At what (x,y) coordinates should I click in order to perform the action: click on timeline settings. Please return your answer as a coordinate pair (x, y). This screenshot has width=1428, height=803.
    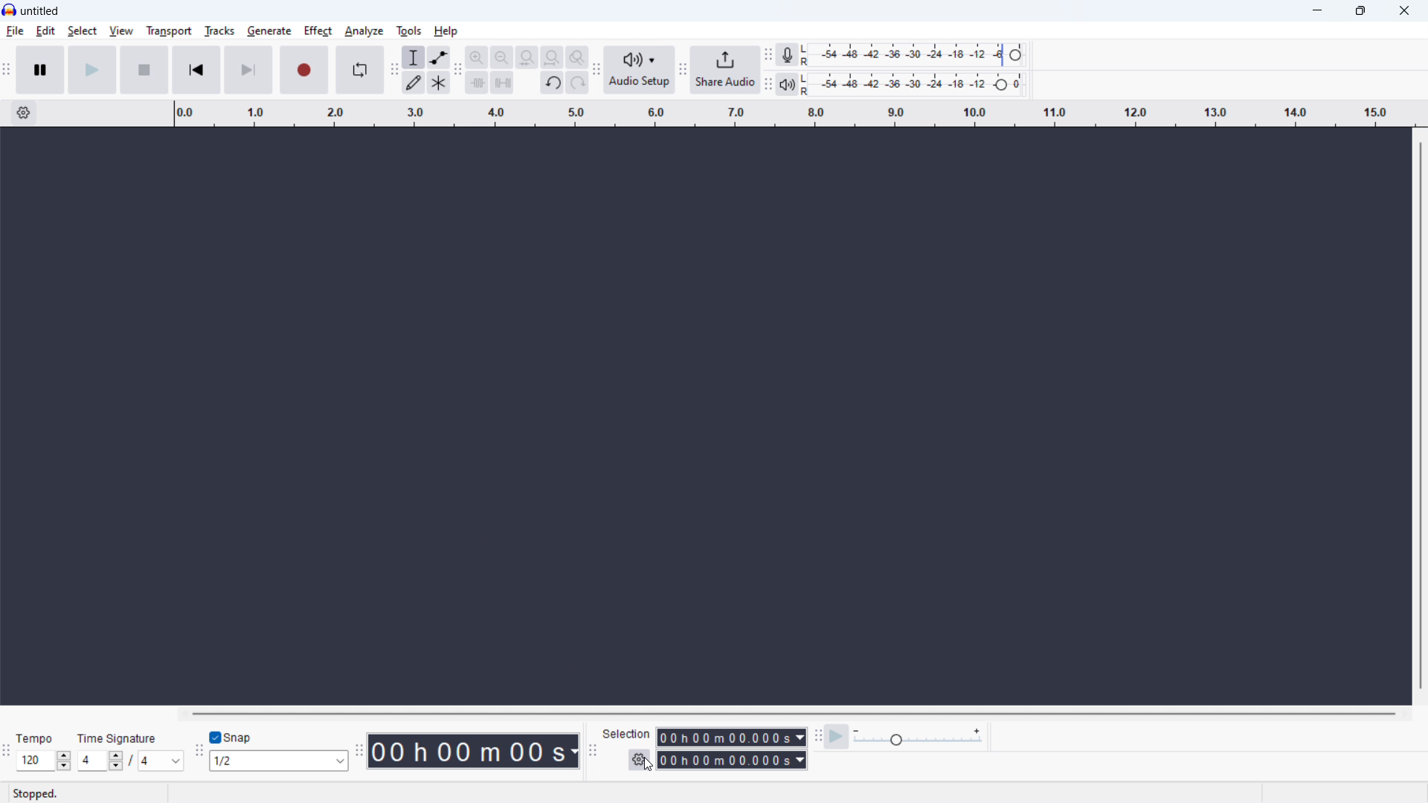
    Looking at the image, I should click on (23, 113).